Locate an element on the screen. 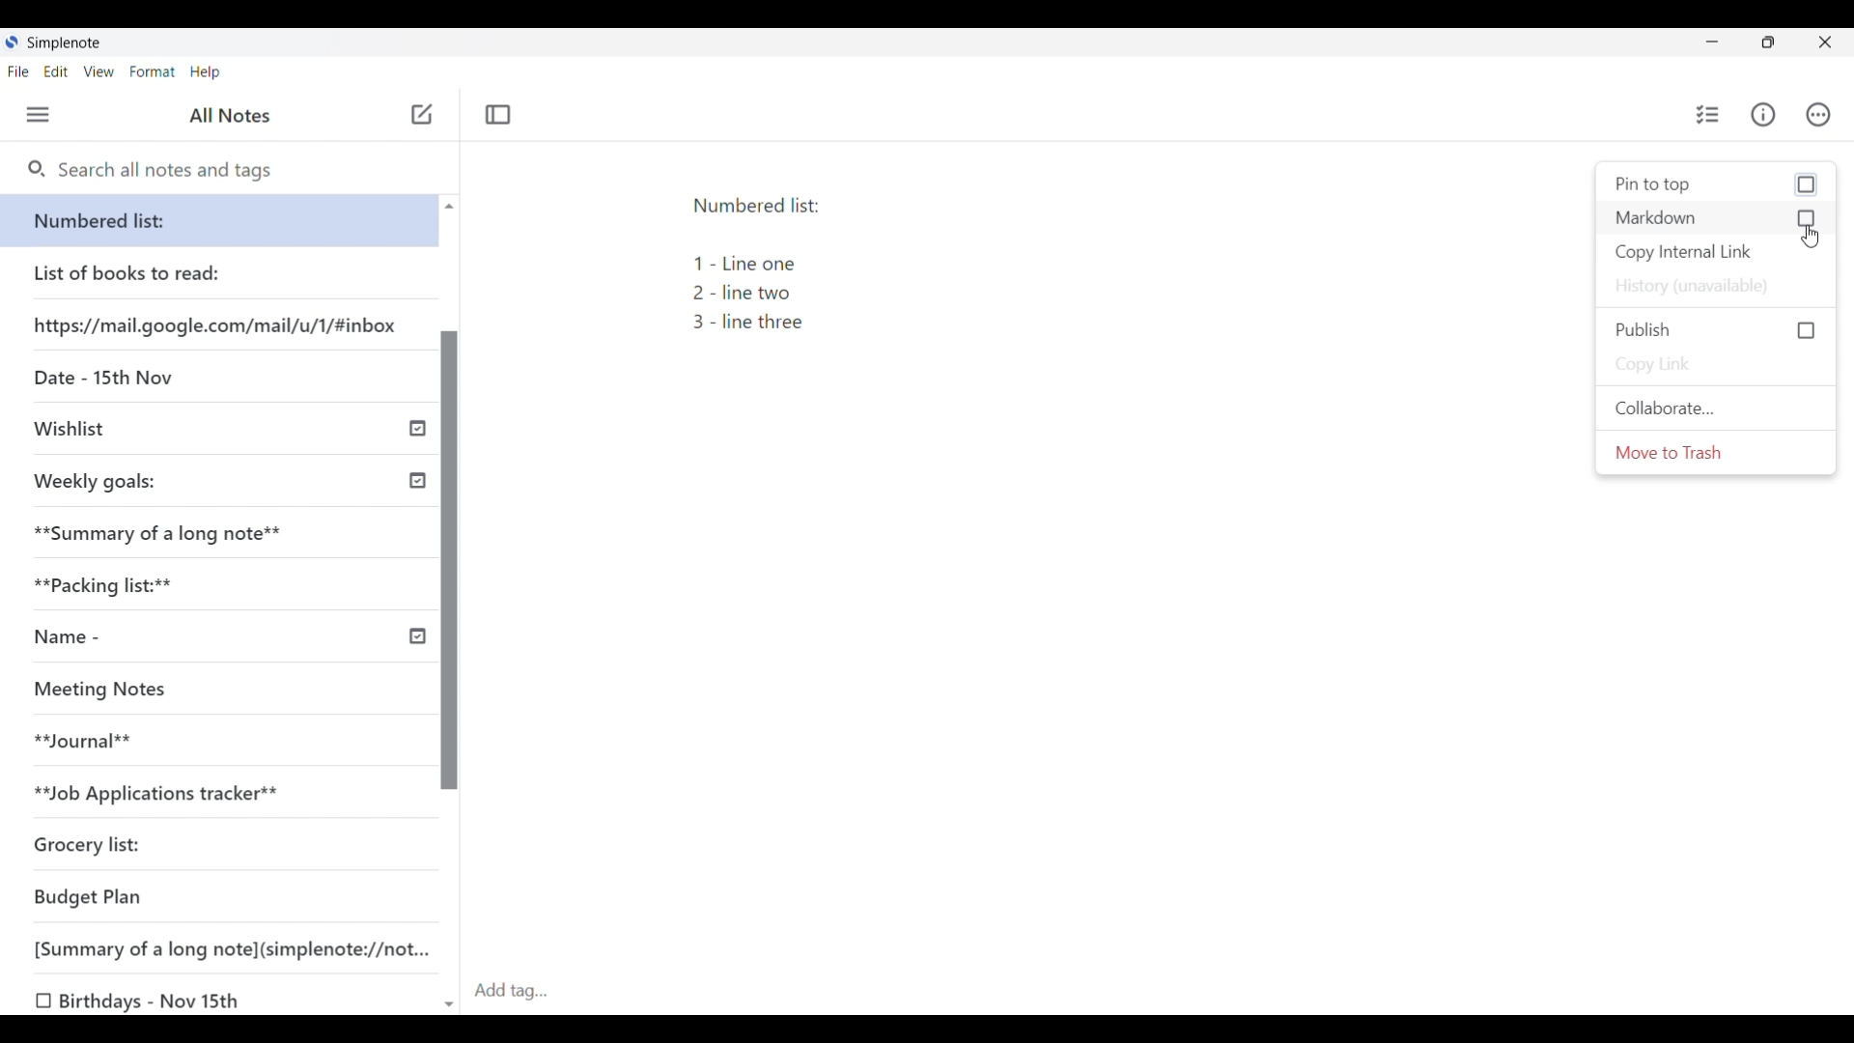 Image resolution: width=1854 pixels, height=1043 pixels. Budget Plan is located at coordinates (98, 897).